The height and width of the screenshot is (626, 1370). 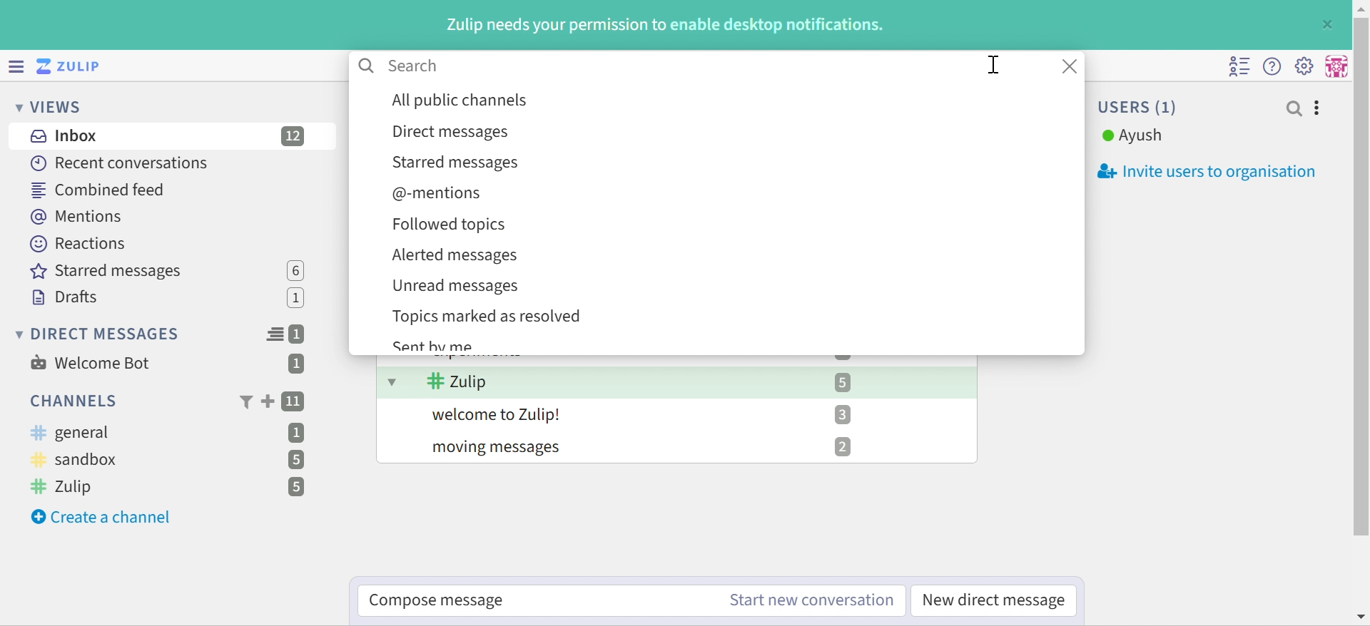 I want to click on All public channels, so click(x=461, y=100).